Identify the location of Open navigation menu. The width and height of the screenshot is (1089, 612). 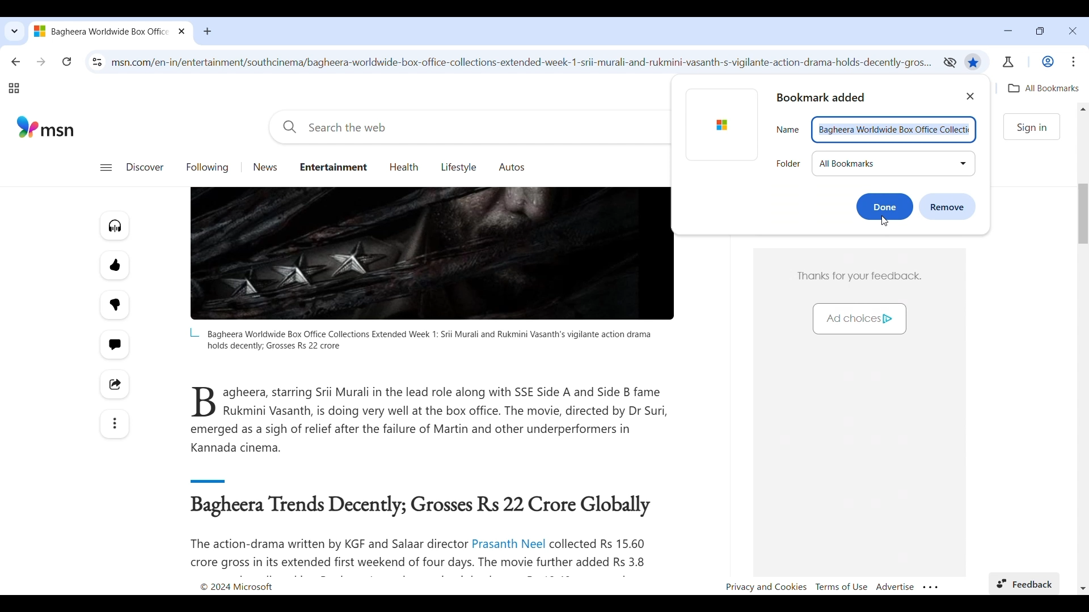
(105, 168).